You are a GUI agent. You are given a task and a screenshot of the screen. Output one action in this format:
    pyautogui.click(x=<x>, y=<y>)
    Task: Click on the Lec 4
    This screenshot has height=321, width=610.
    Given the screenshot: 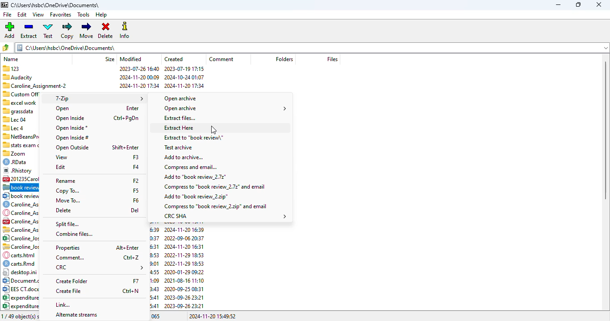 What is the action you would take?
    pyautogui.click(x=14, y=128)
    